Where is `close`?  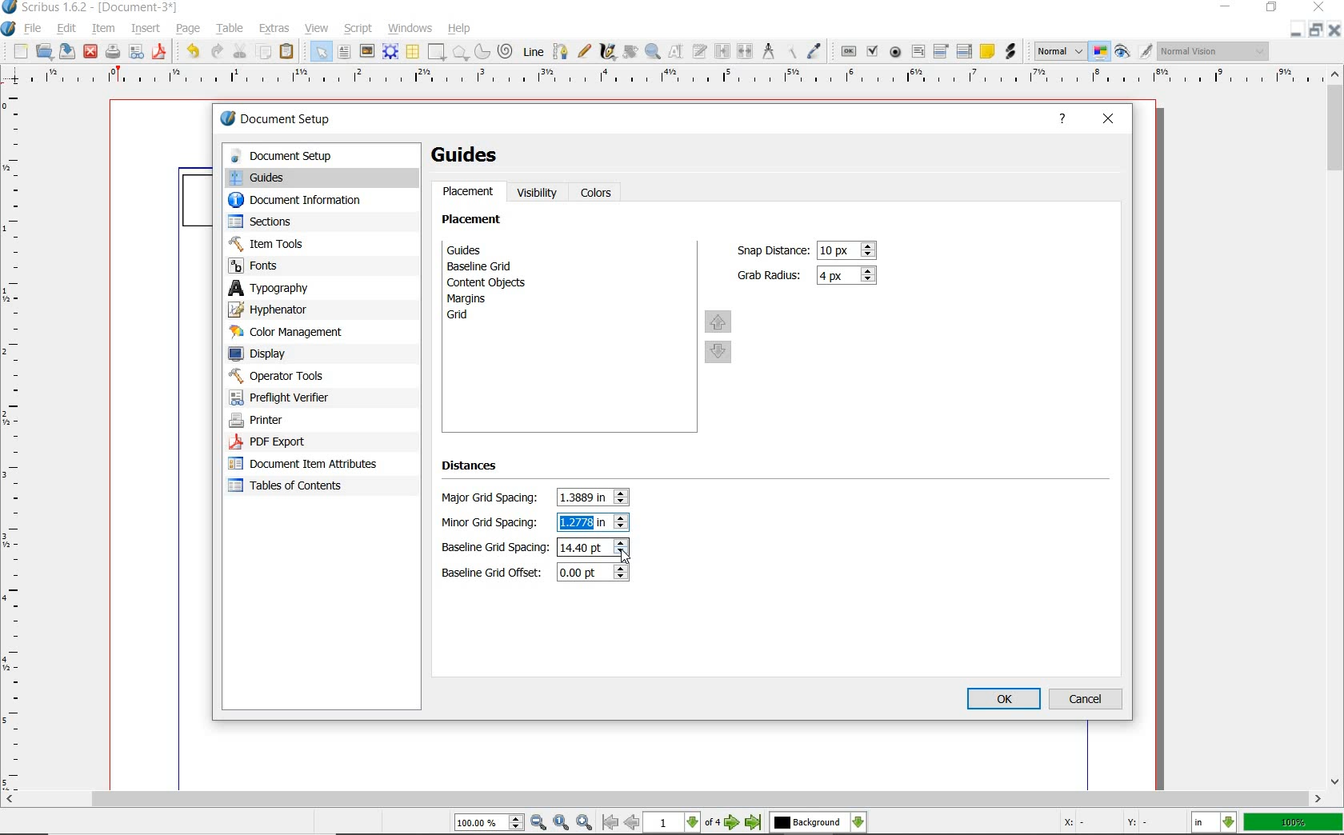 close is located at coordinates (1319, 7).